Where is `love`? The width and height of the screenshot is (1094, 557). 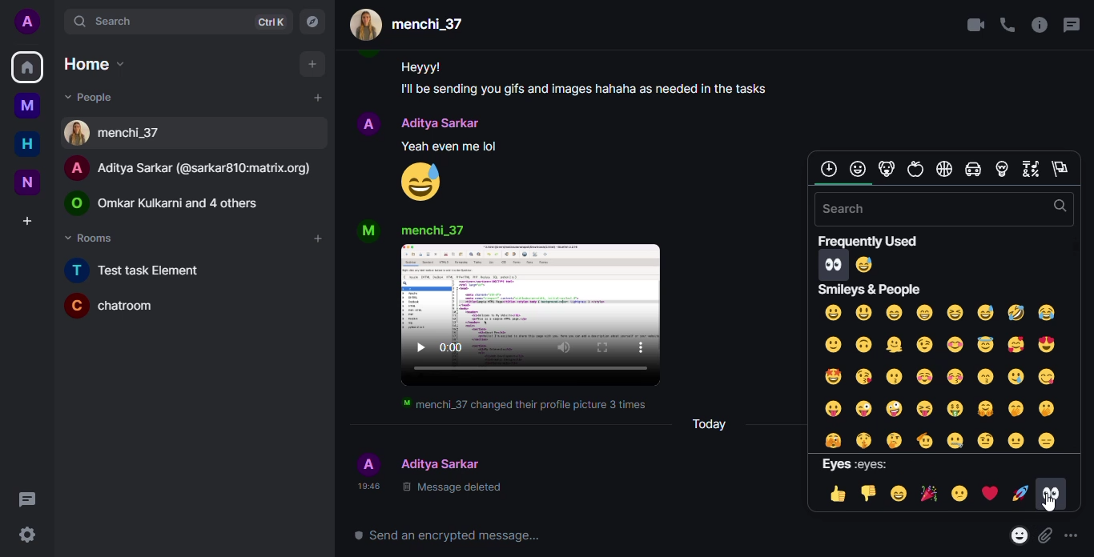 love is located at coordinates (988, 494).